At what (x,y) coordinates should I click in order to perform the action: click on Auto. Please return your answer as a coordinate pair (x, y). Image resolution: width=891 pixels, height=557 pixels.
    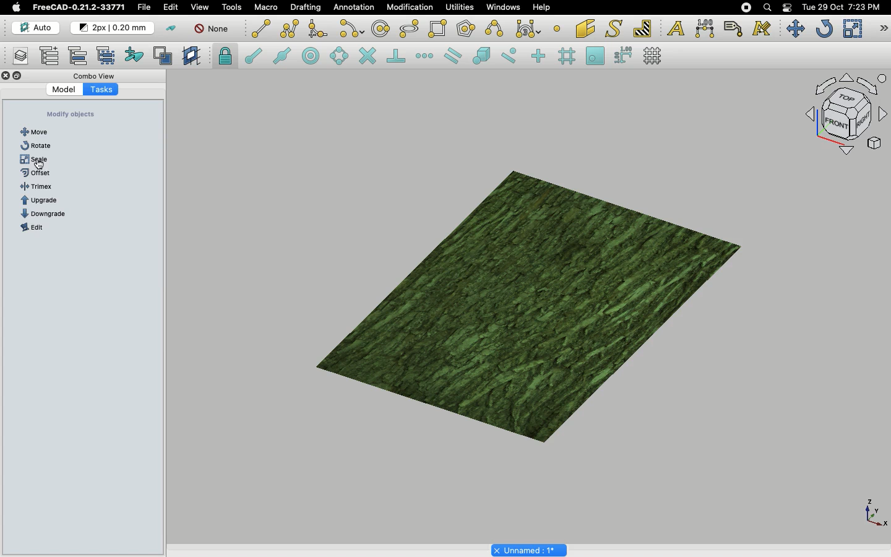
    Looking at the image, I should click on (32, 27).